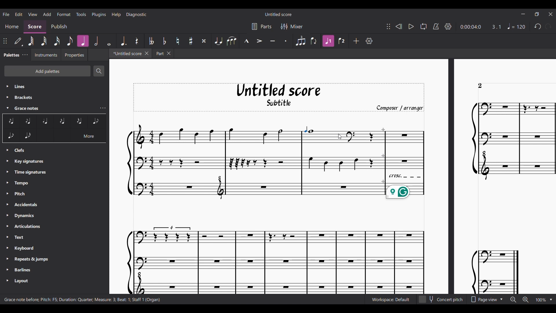 The width and height of the screenshot is (556, 313). Describe the element at coordinates (34, 27) in the screenshot. I see `Score, current section highlighted` at that location.